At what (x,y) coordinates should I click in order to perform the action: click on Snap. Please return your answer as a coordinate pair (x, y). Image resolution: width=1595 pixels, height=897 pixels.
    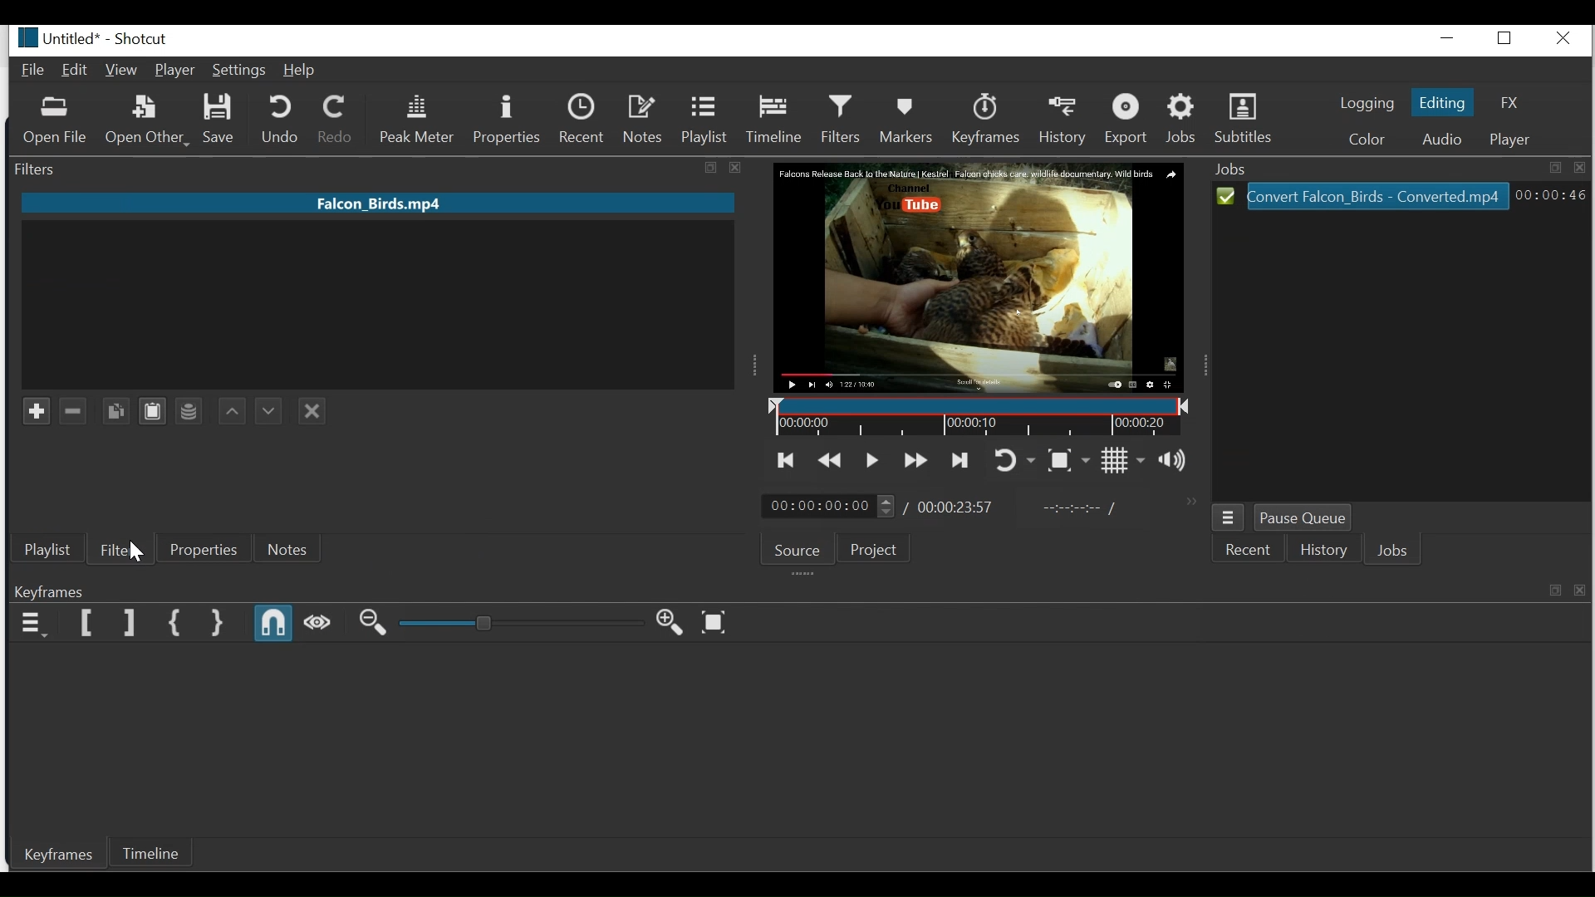
    Looking at the image, I should click on (271, 625).